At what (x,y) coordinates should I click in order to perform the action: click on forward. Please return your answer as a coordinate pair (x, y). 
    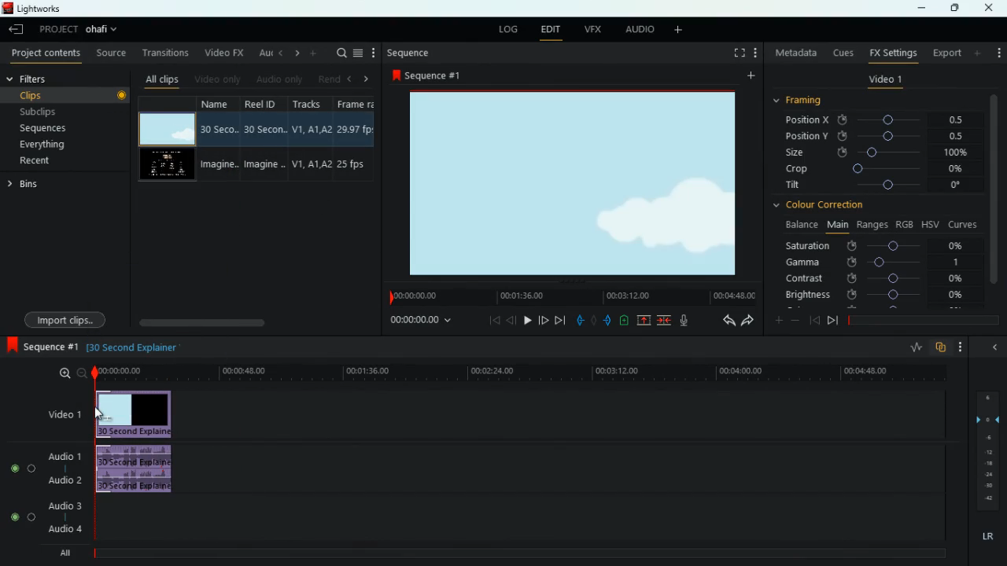
    Looking at the image, I should click on (832, 322).